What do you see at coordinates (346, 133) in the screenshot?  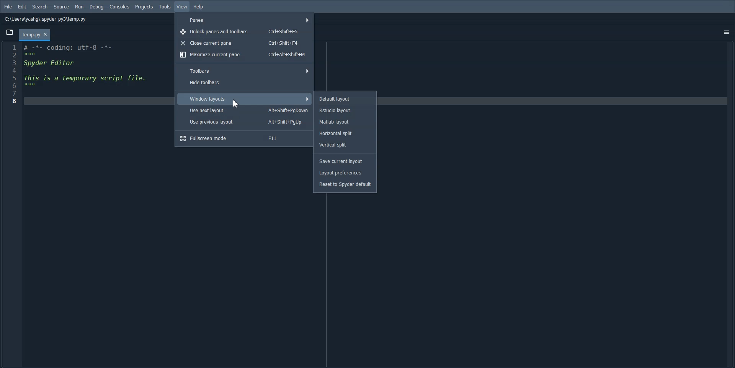 I see `Horizontal split` at bounding box center [346, 133].